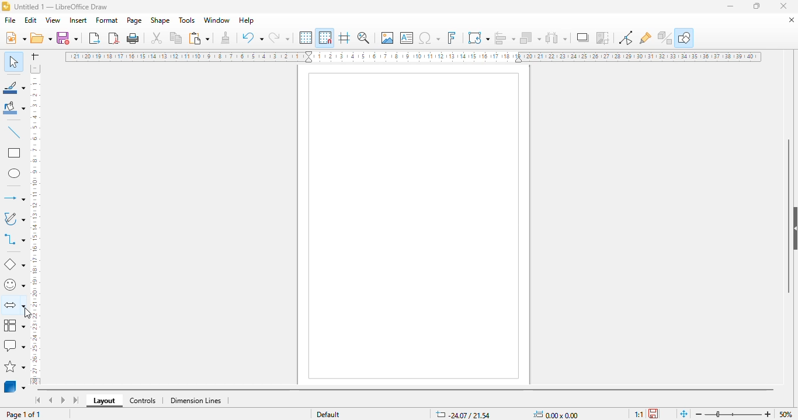 The height and width of the screenshot is (420, 798). What do you see at coordinates (160, 20) in the screenshot?
I see `shape` at bounding box center [160, 20].